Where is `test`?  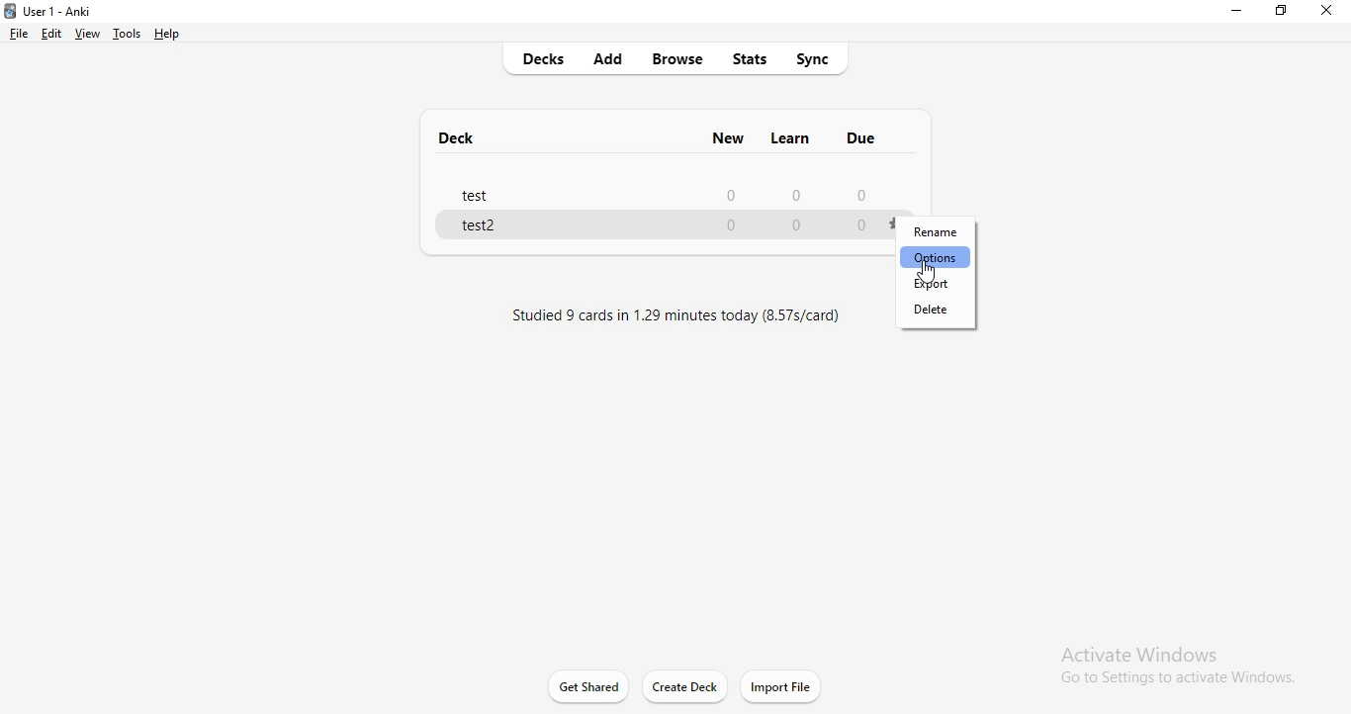
test is located at coordinates (479, 197).